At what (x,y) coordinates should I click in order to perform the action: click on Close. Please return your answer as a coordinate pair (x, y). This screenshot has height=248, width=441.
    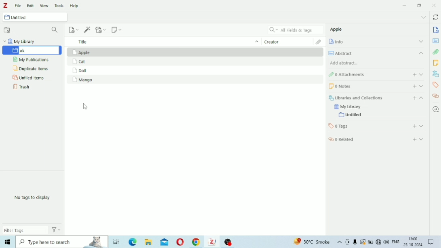
    Looking at the image, I should click on (434, 6).